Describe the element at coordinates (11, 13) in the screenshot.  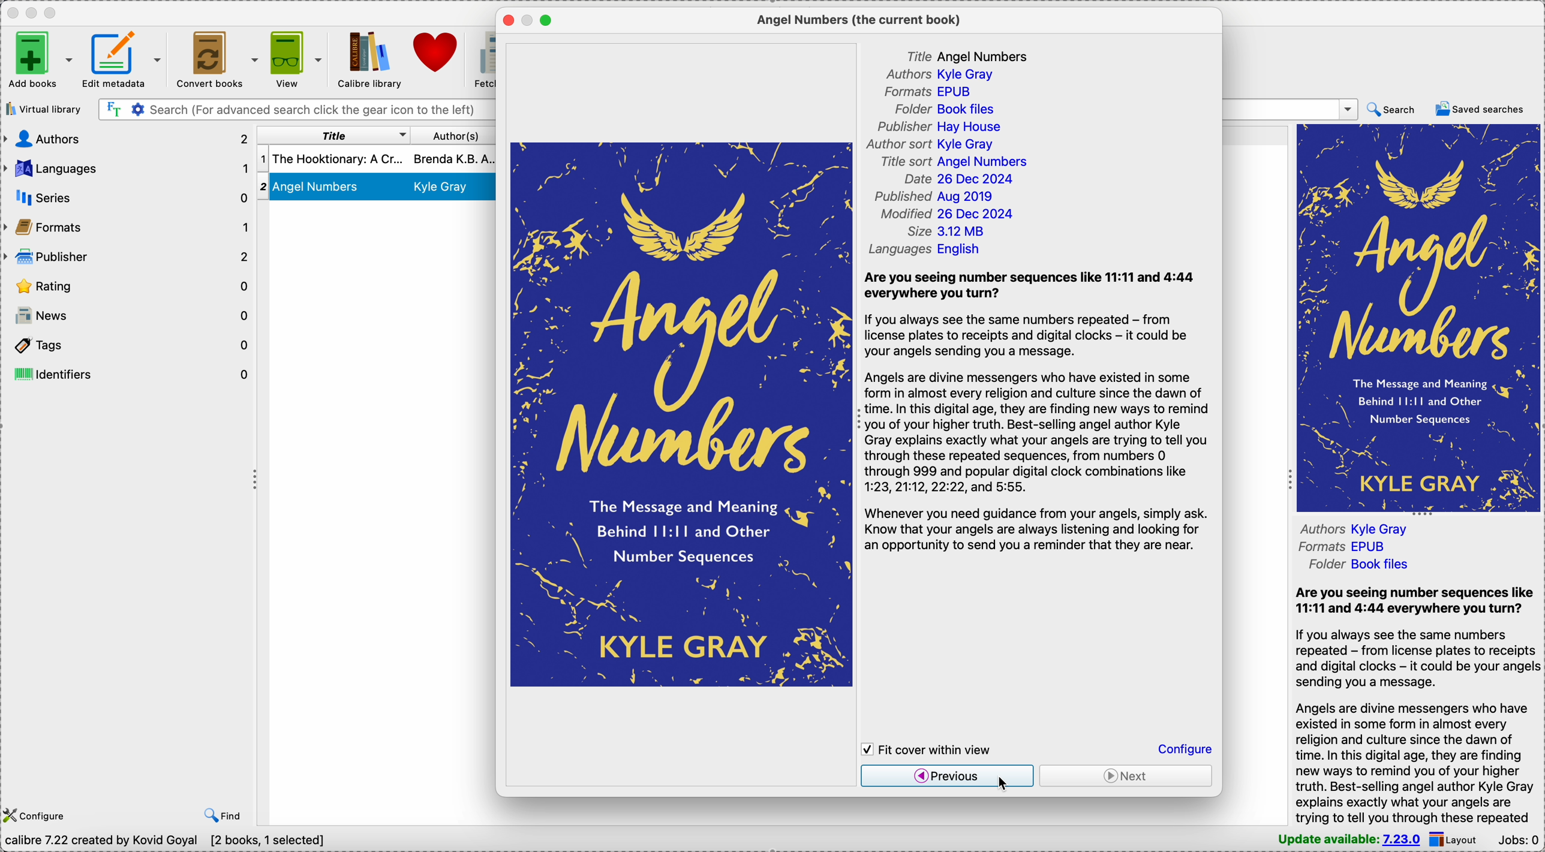
I see `close Calibre` at that location.